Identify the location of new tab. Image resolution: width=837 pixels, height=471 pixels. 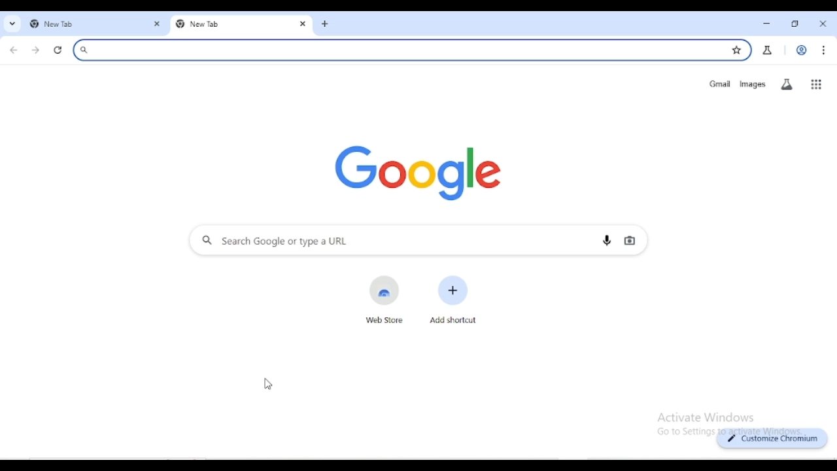
(78, 25).